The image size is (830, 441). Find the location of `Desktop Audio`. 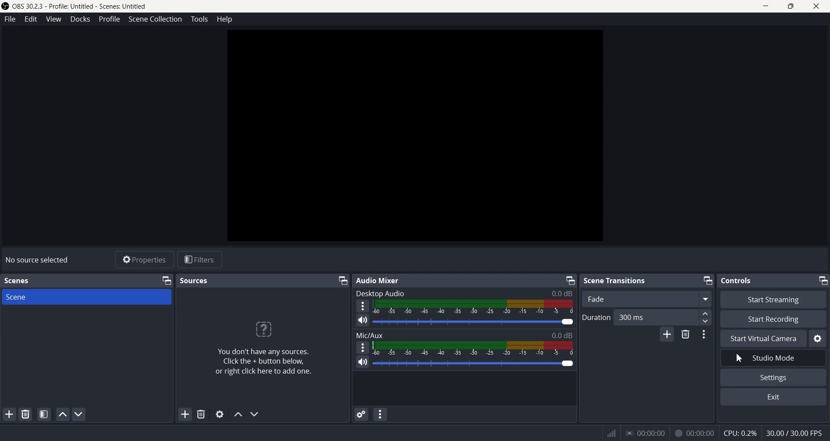

Desktop Audio is located at coordinates (463, 293).